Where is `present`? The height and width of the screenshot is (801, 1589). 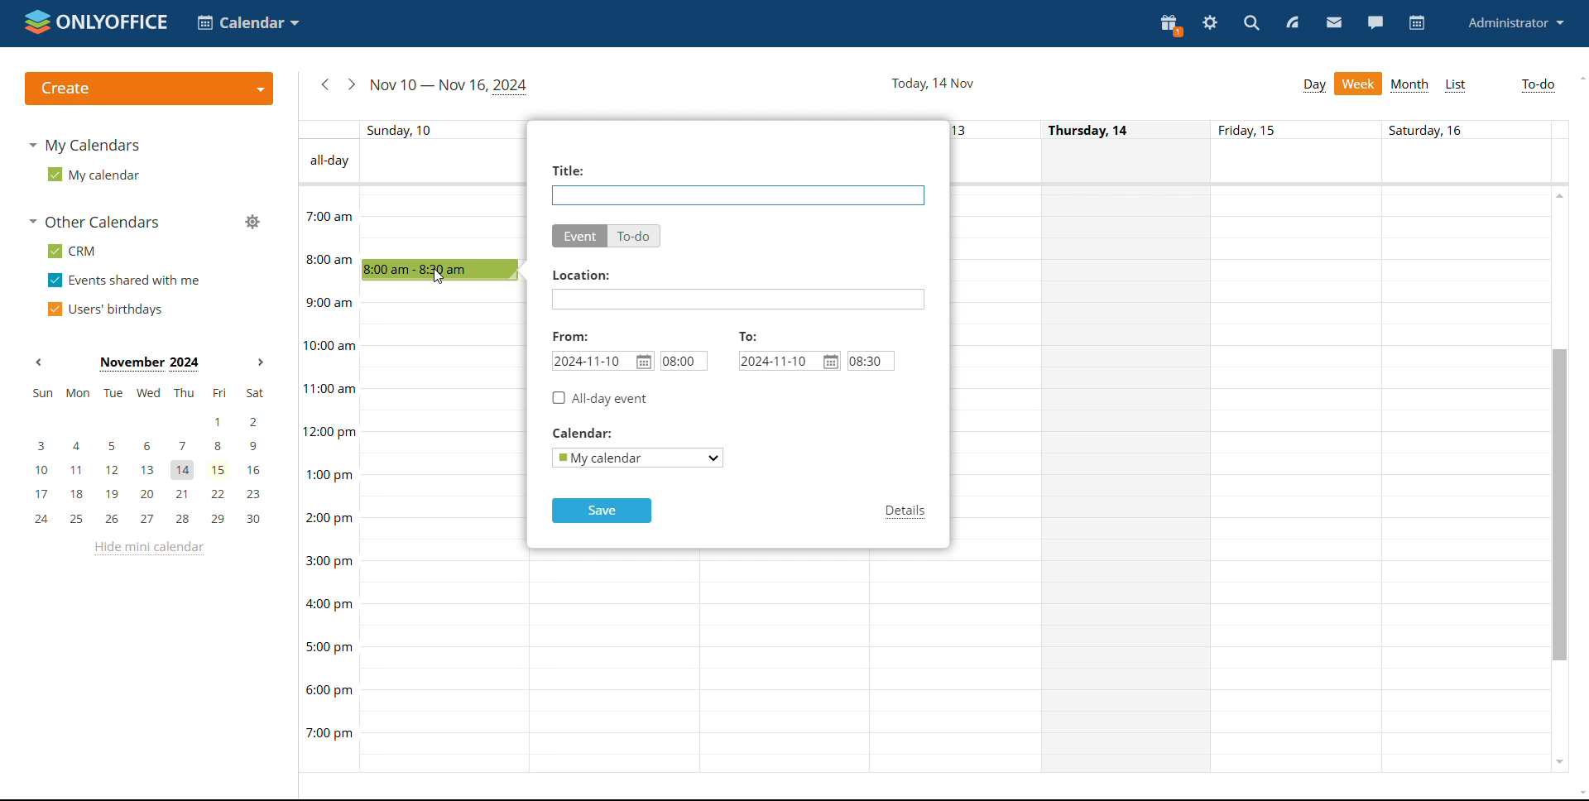 present is located at coordinates (1169, 25).